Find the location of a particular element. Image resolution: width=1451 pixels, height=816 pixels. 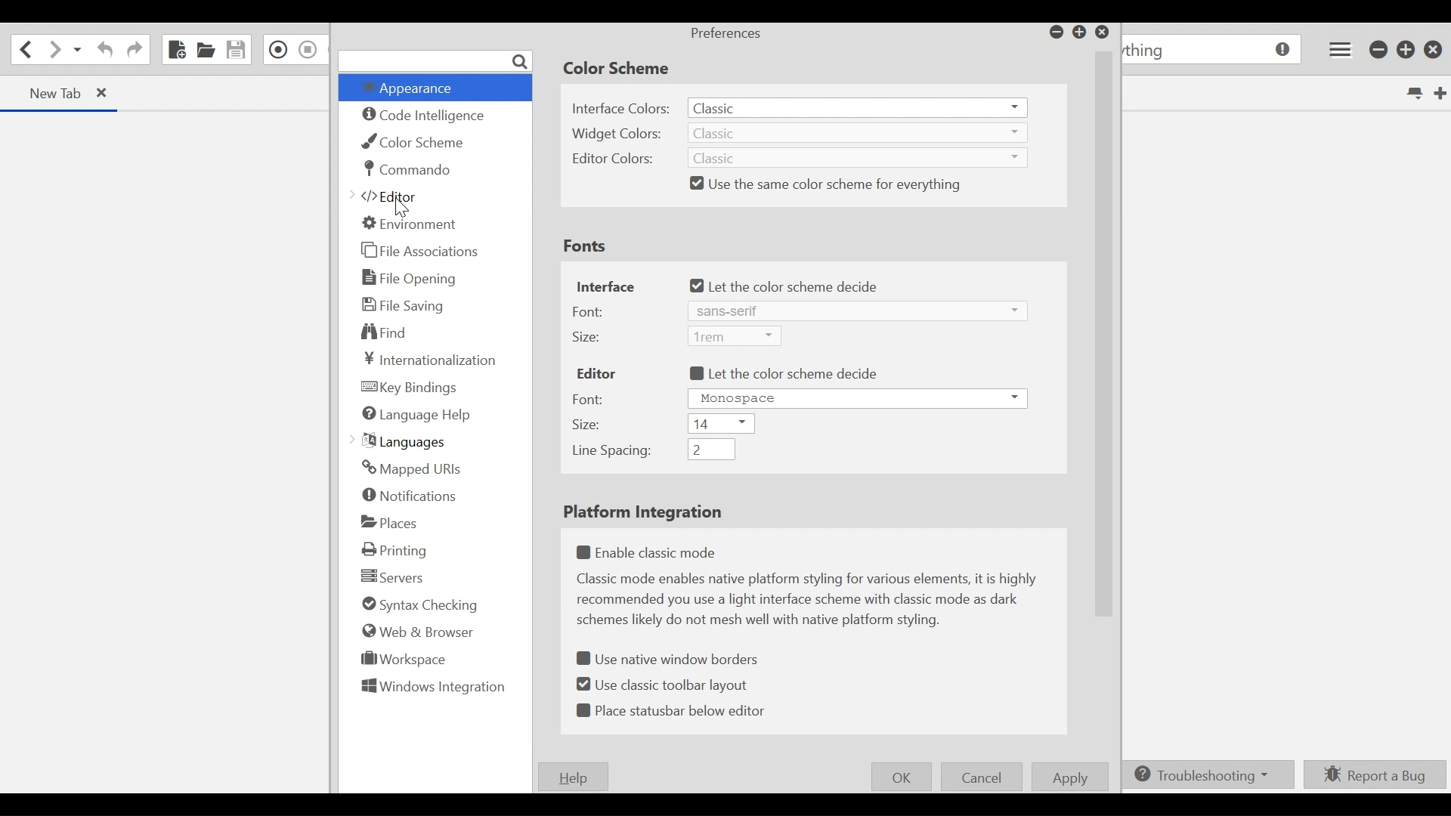

Vertical Scrollbar is located at coordinates (1104, 331).